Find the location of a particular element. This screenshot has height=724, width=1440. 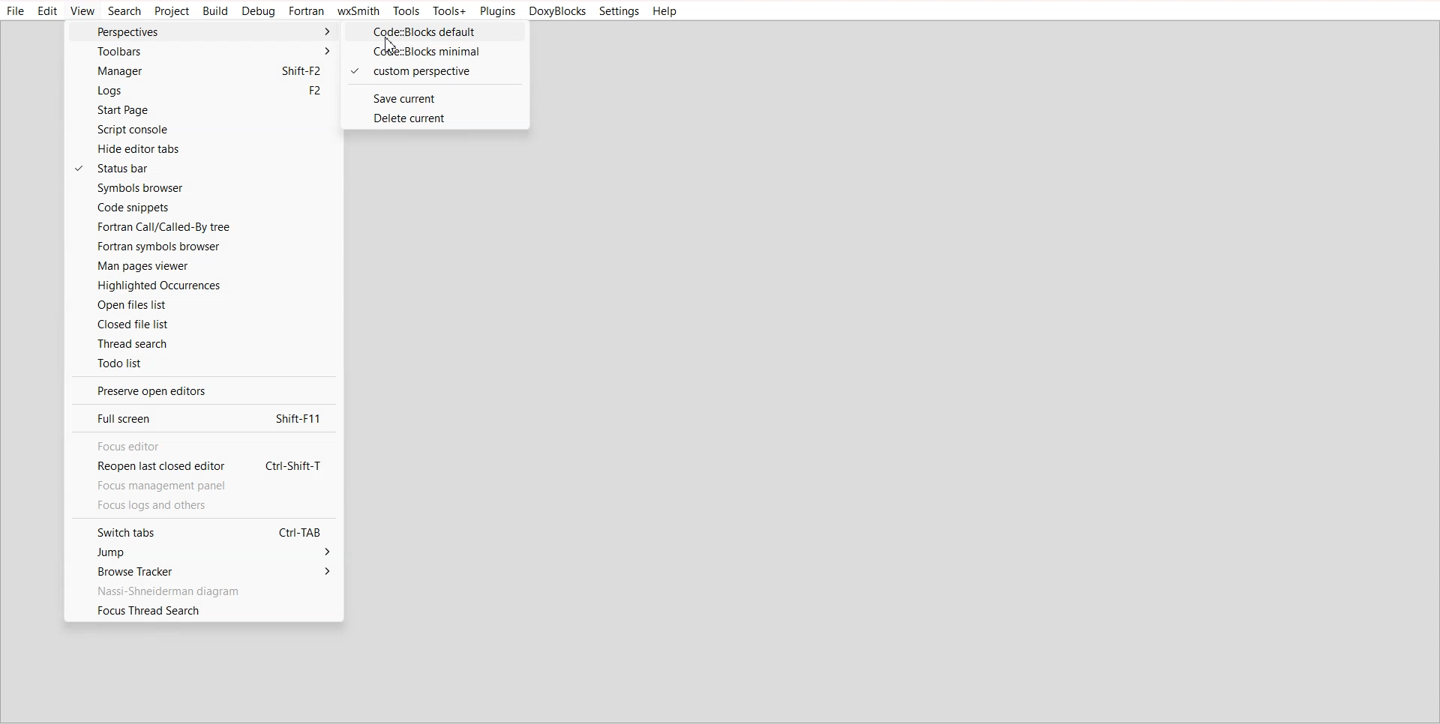

Start Page is located at coordinates (200, 111).